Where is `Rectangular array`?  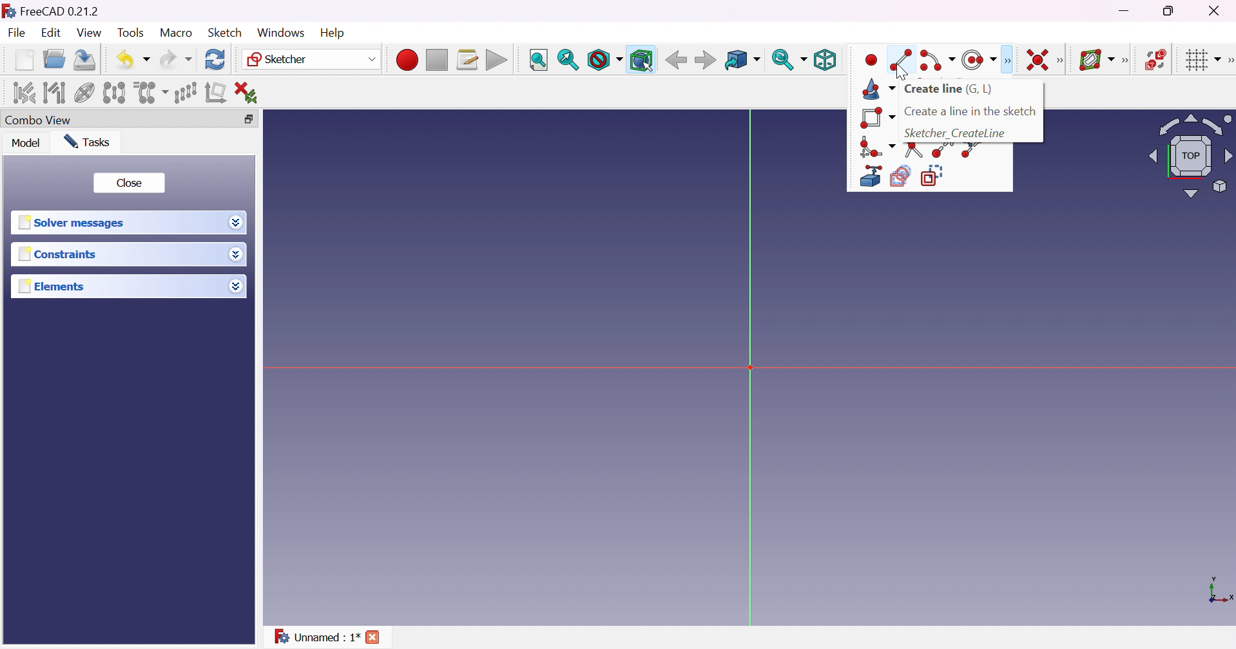 Rectangular array is located at coordinates (184, 92).